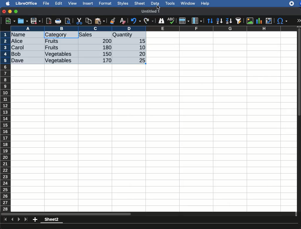 The width and height of the screenshot is (301, 229). Describe the element at coordinates (155, 3) in the screenshot. I see `data` at that location.